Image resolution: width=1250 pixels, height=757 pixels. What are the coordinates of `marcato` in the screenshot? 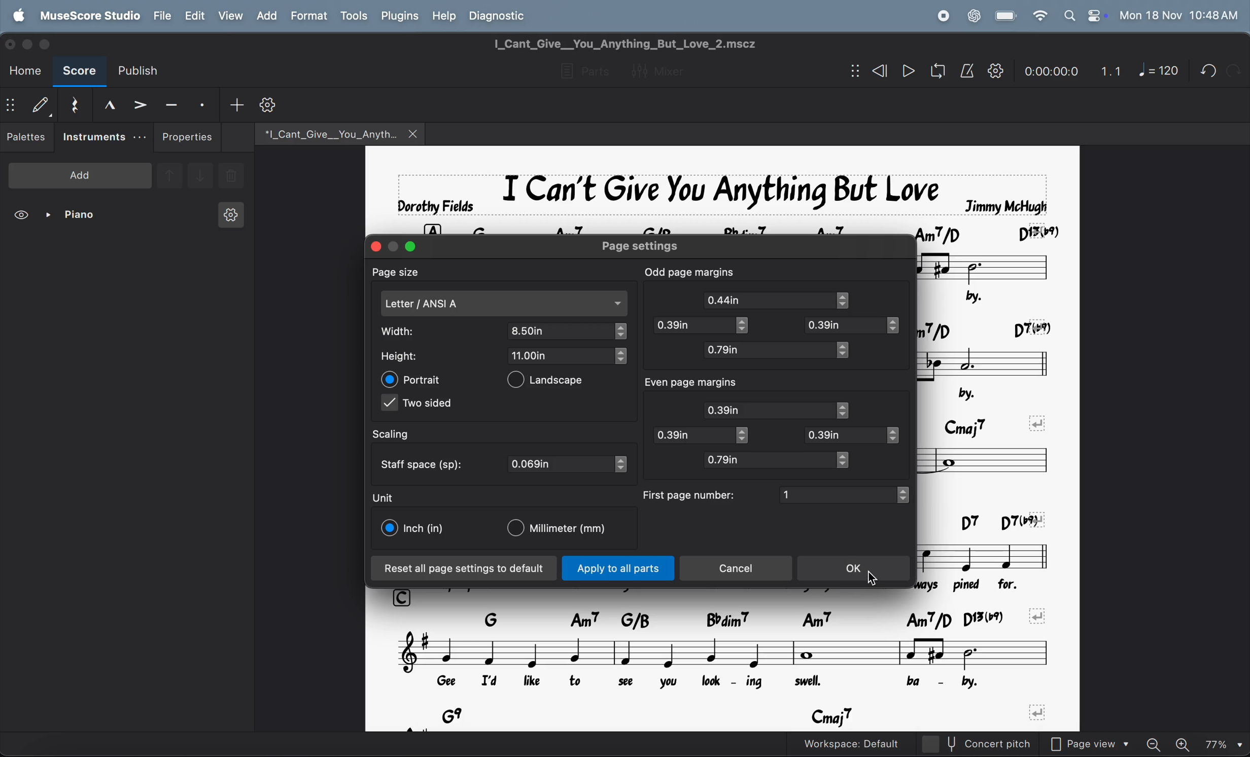 It's located at (106, 104).